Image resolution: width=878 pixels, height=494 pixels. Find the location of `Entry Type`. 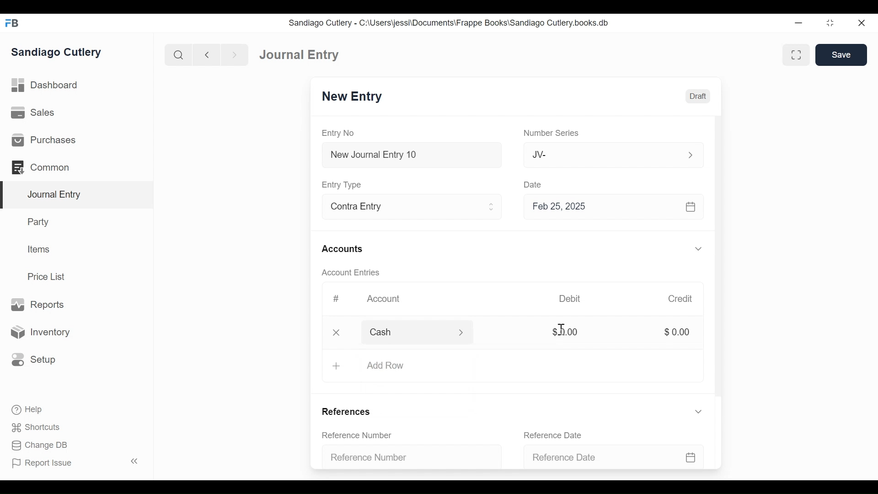

Entry Type is located at coordinates (344, 184).